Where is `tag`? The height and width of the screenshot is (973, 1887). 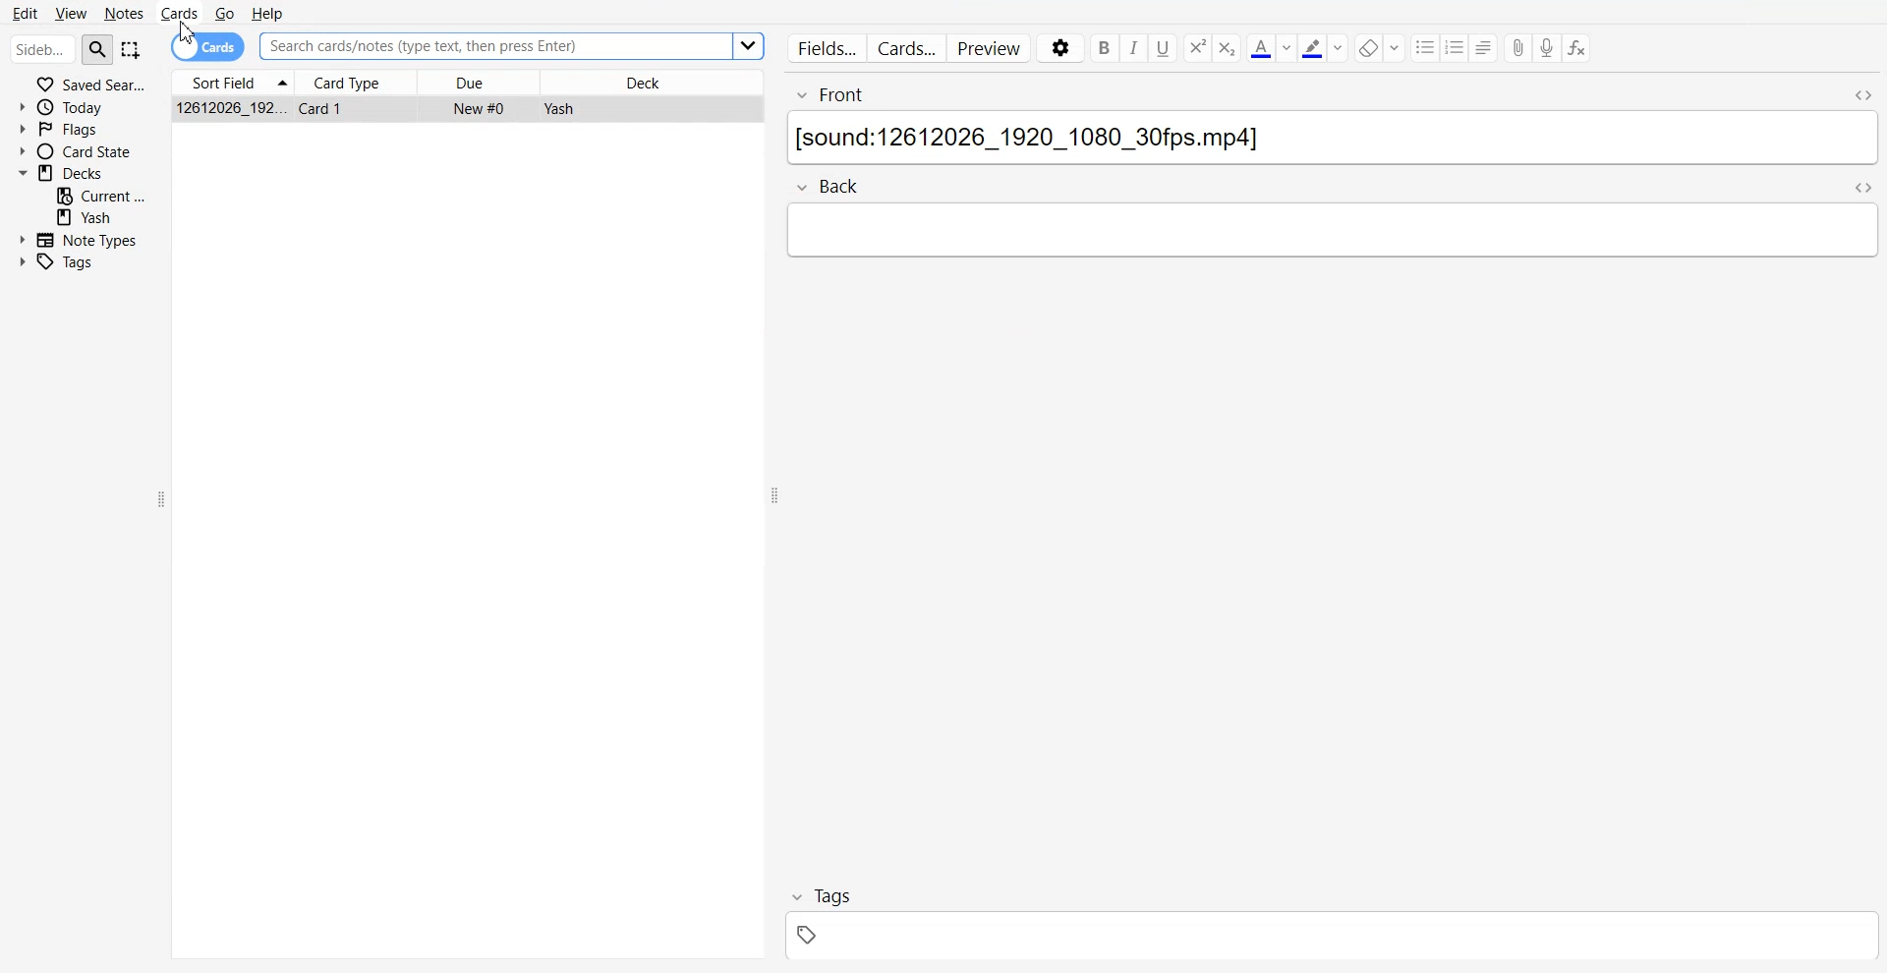 tag is located at coordinates (1325, 939).